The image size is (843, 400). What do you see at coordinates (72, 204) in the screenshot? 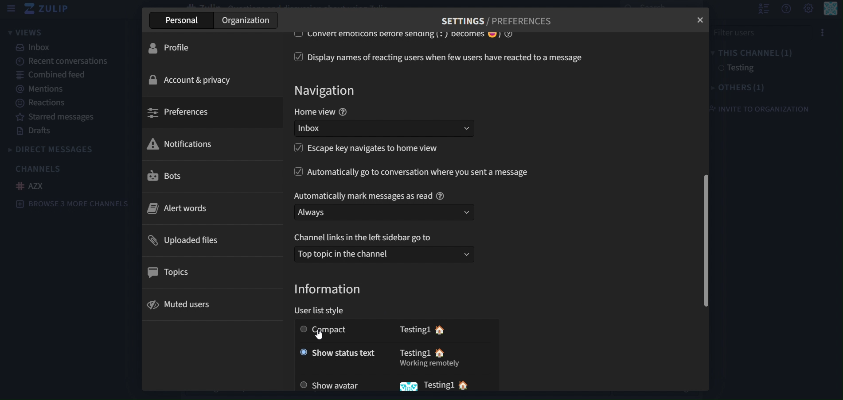
I see `Browse 3 more channels` at bounding box center [72, 204].